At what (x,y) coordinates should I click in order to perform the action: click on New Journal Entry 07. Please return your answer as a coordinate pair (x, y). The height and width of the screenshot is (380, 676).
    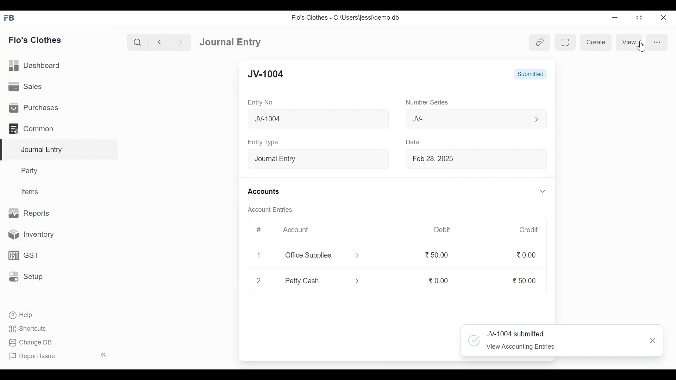
    Looking at the image, I should click on (318, 120).